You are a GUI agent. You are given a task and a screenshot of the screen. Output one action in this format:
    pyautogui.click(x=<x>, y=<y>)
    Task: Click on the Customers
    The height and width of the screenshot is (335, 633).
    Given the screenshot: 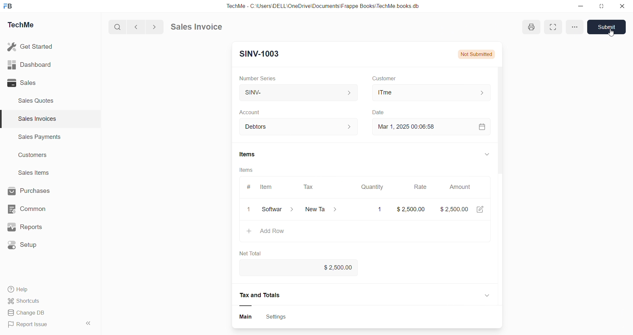 What is the action you would take?
    pyautogui.click(x=36, y=157)
    